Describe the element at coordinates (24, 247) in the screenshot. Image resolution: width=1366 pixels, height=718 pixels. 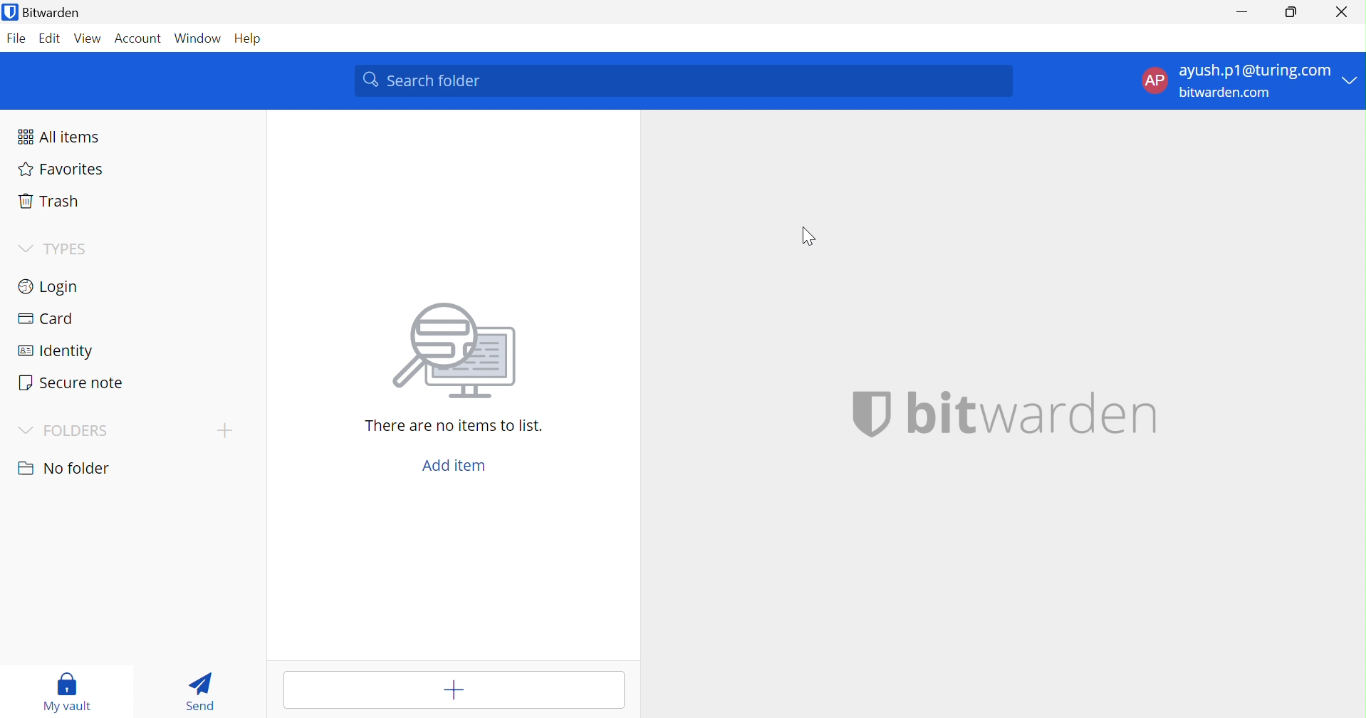
I see `Drop Down` at that location.